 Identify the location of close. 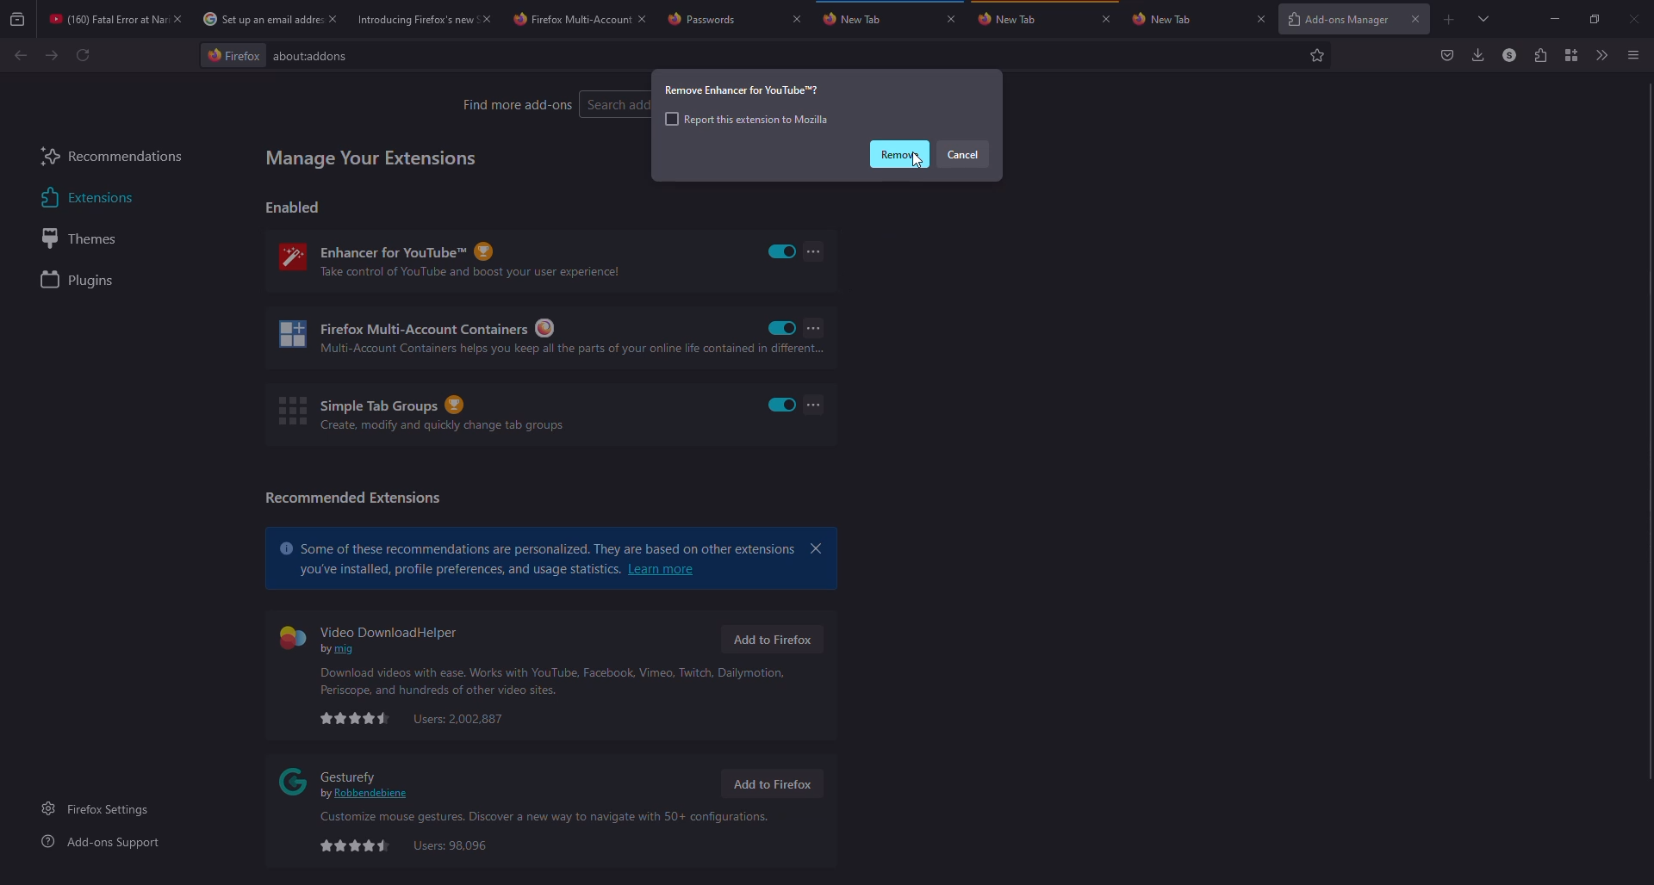
(951, 18).